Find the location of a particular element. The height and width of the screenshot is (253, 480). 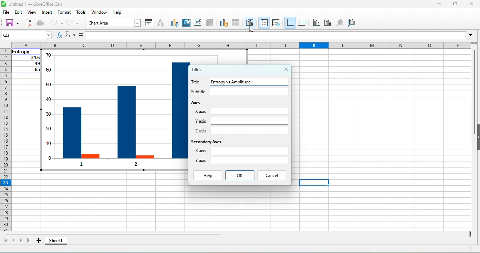

scroll to last sheet is located at coordinates (29, 241).